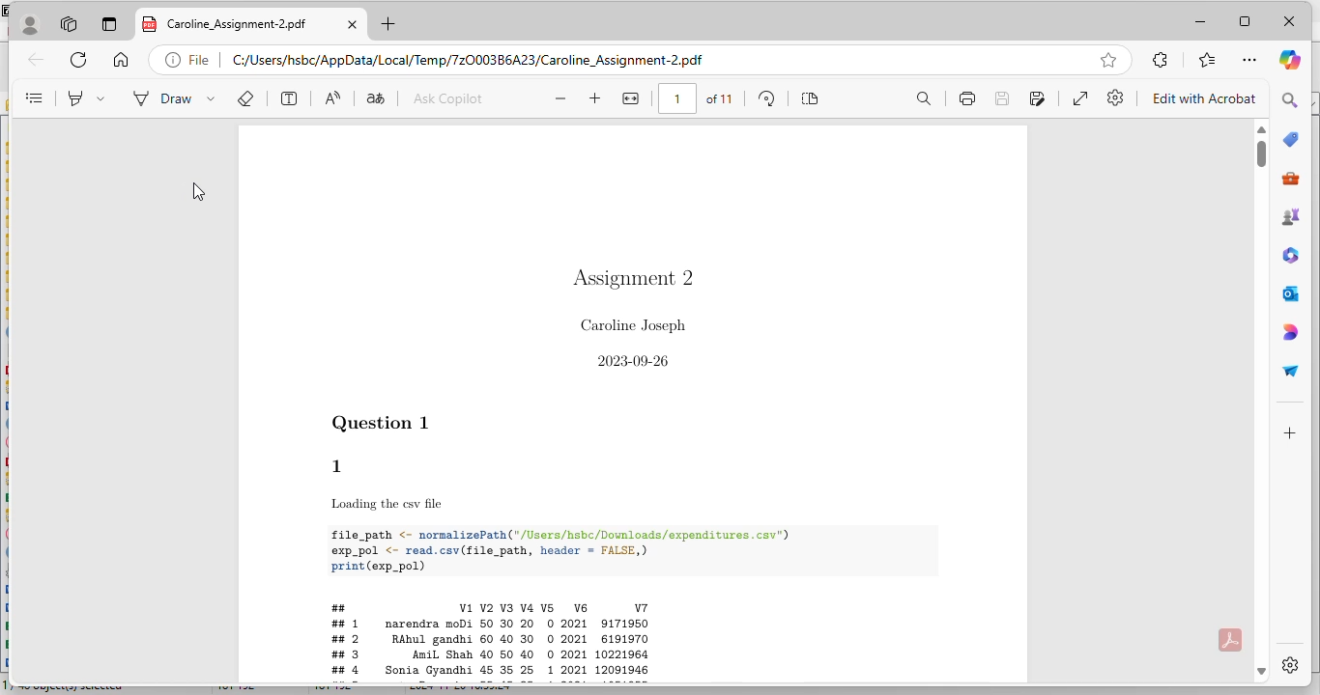  What do you see at coordinates (1293, 255) in the screenshot?
I see `microsoft 365` at bounding box center [1293, 255].